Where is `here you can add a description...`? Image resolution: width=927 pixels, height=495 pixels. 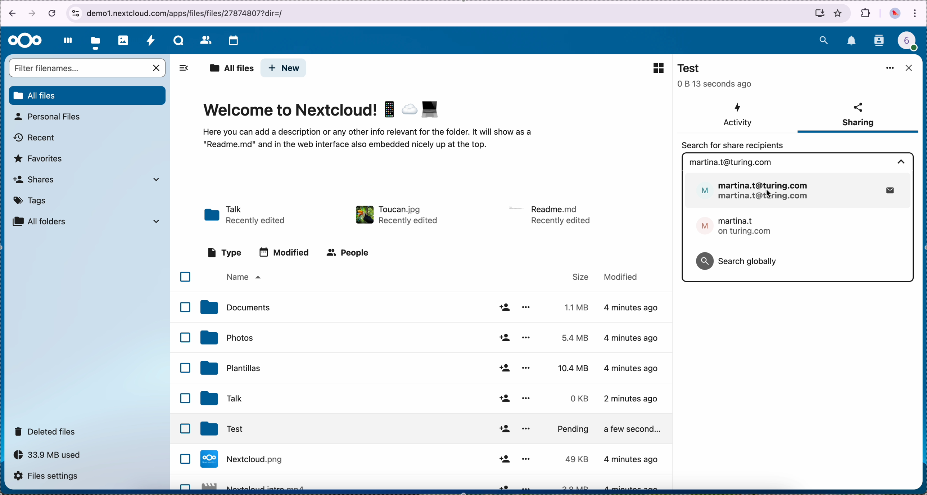
here you can add a description... is located at coordinates (378, 143).